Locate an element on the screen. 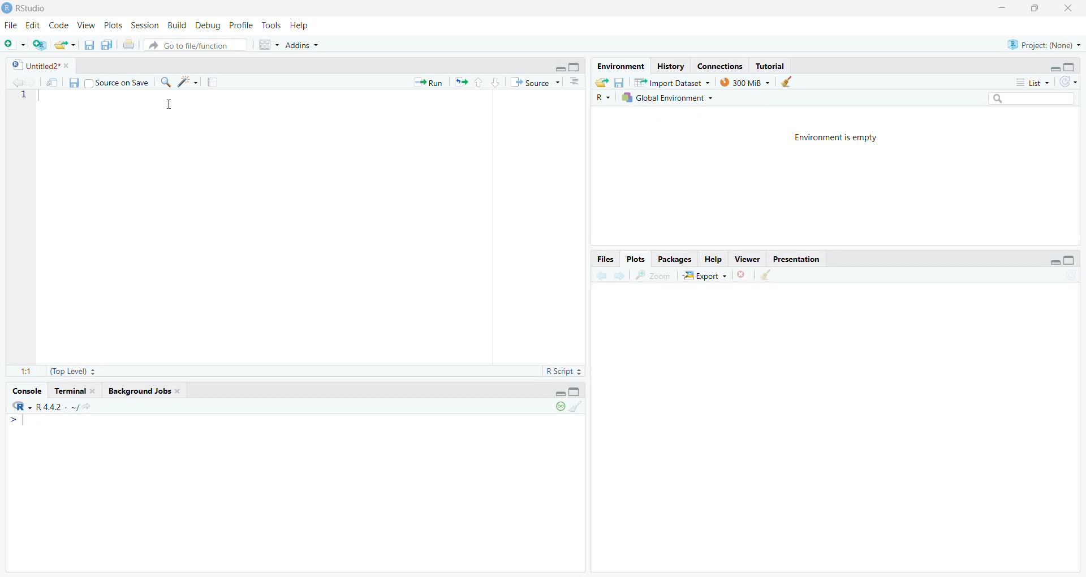 The width and height of the screenshot is (1086, 577). Environment is located at coordinates (619, 66).